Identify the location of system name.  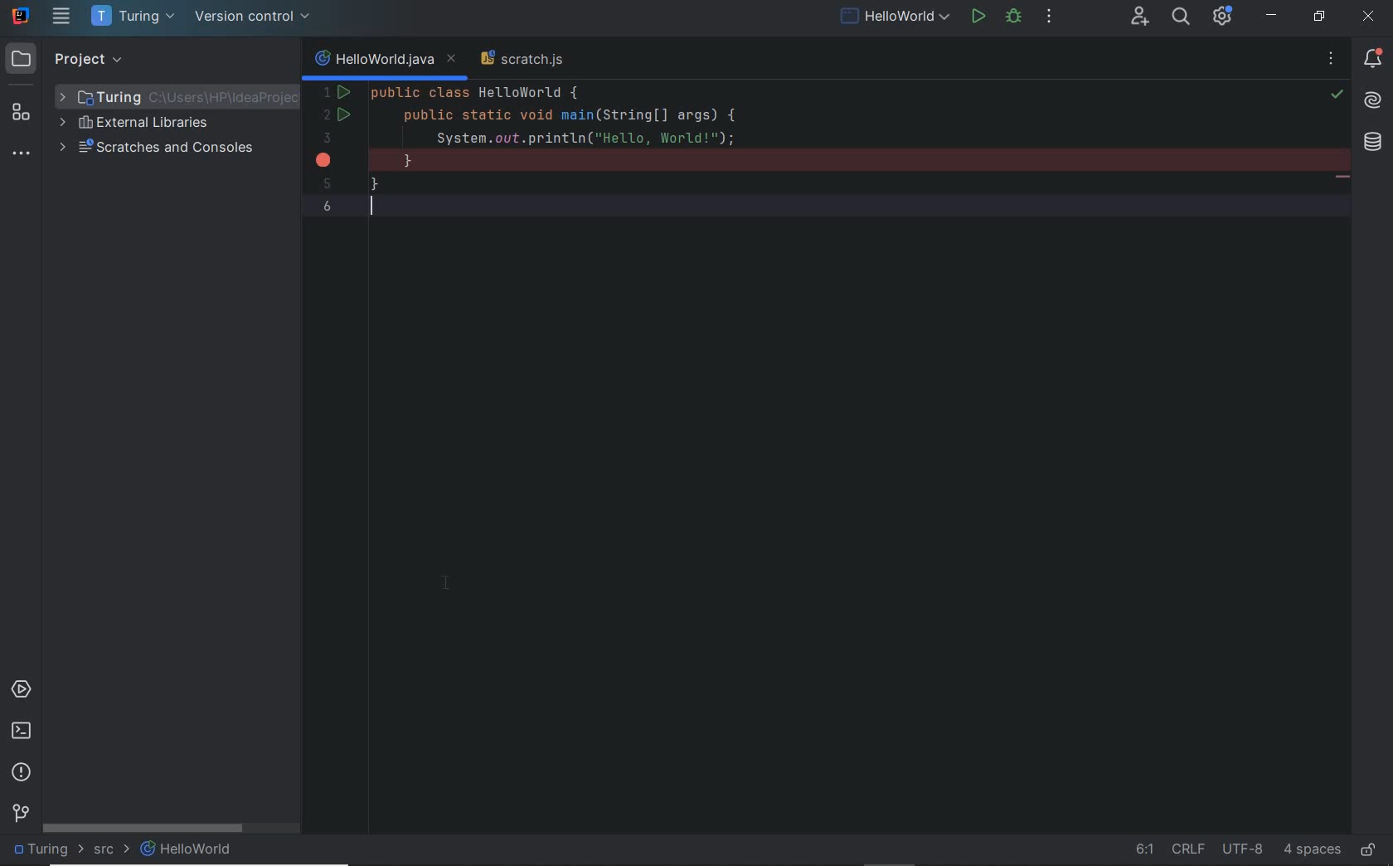
(19, 16).